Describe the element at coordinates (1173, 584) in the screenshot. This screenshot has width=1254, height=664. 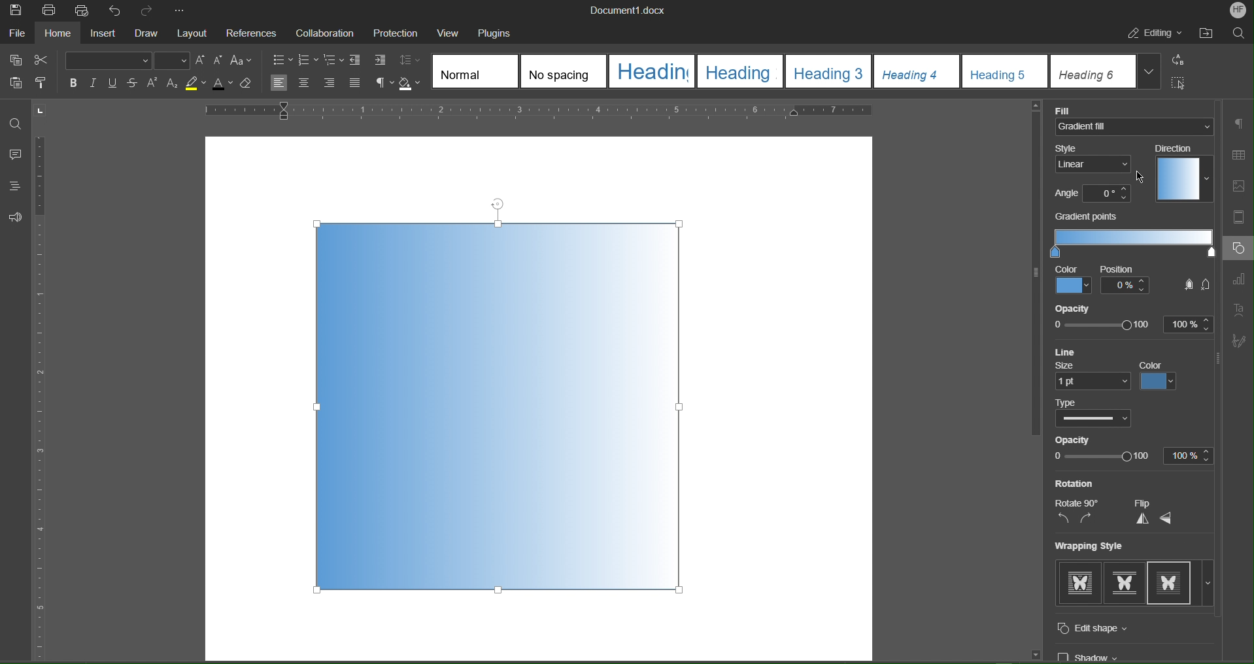
I see `Wrapping` at that location.